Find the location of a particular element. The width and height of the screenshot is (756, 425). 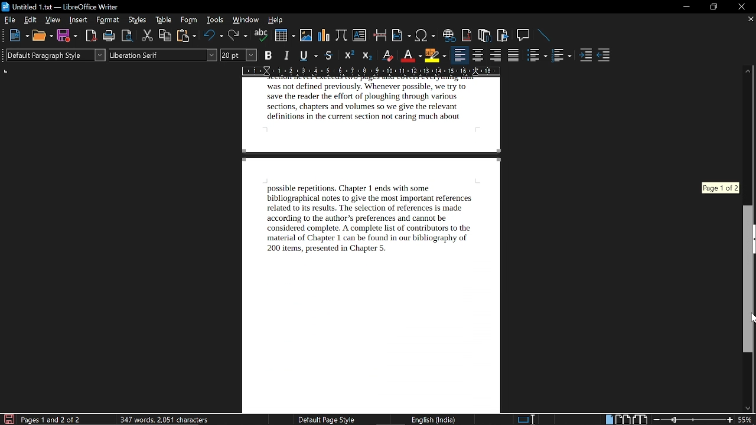

copy is located at coordinates (165, 36).